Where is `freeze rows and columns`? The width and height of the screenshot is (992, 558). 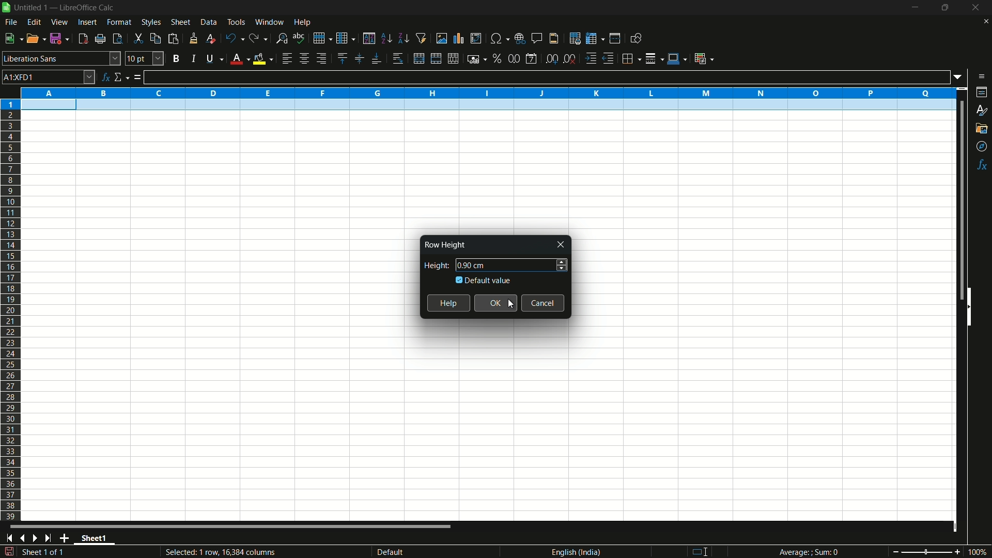
freeze rows and columns is located at coordinates (594, 39).